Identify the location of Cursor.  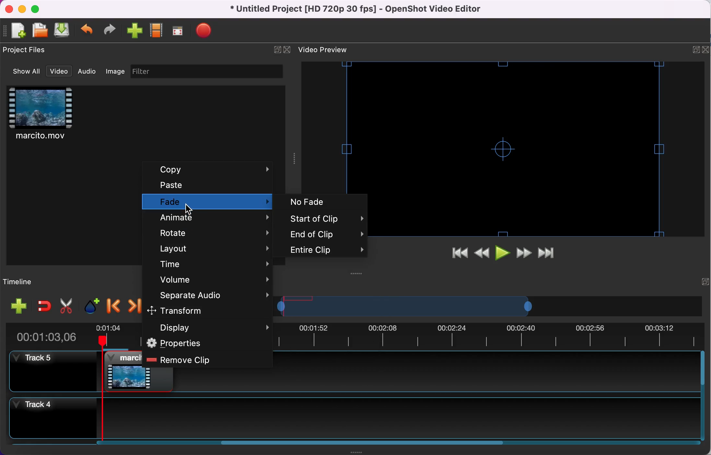
(190, 209).